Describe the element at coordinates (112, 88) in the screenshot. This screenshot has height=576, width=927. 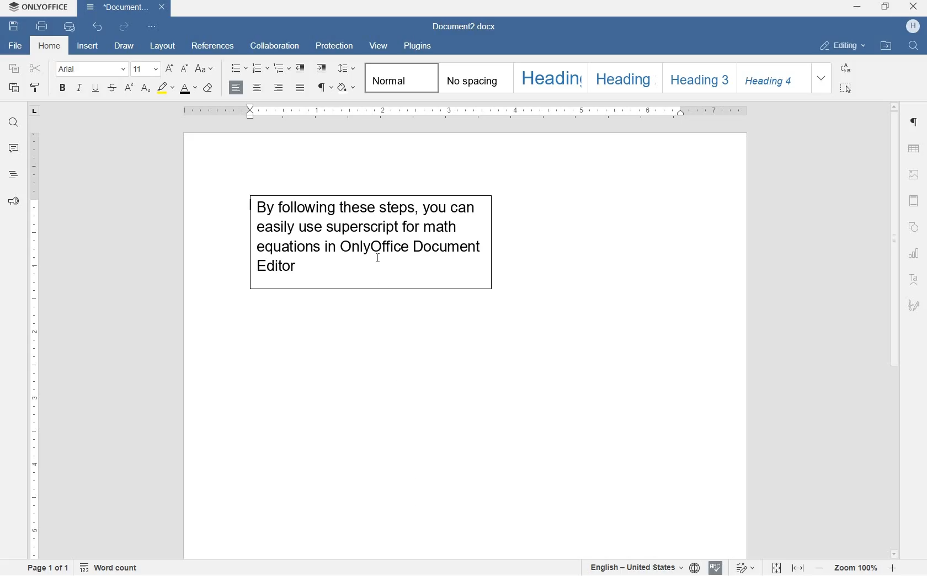
I see `strikethrough` at that location.